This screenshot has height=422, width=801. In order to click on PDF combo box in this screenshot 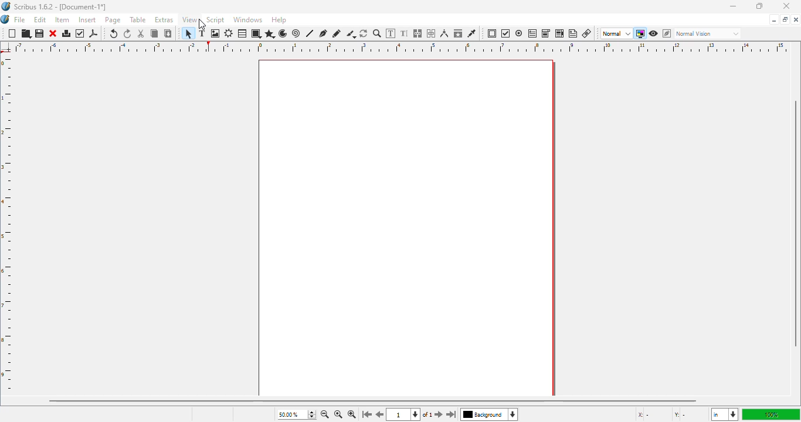, I will do `click(546, 33)`.